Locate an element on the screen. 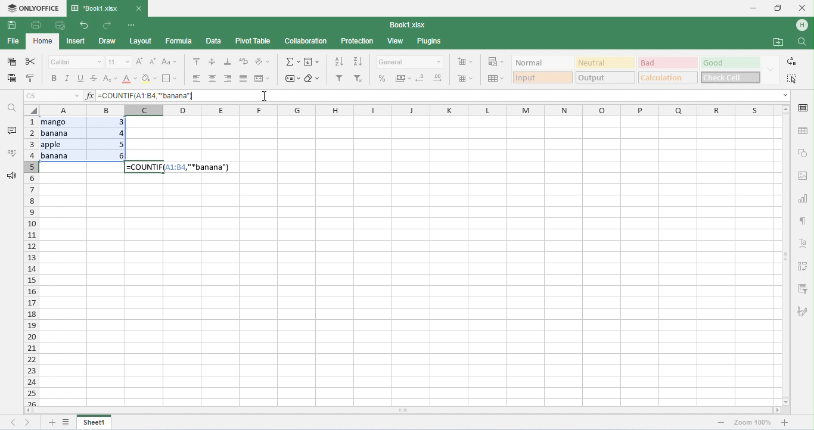  vertical scroll bar is located at coordinates (785, 254).